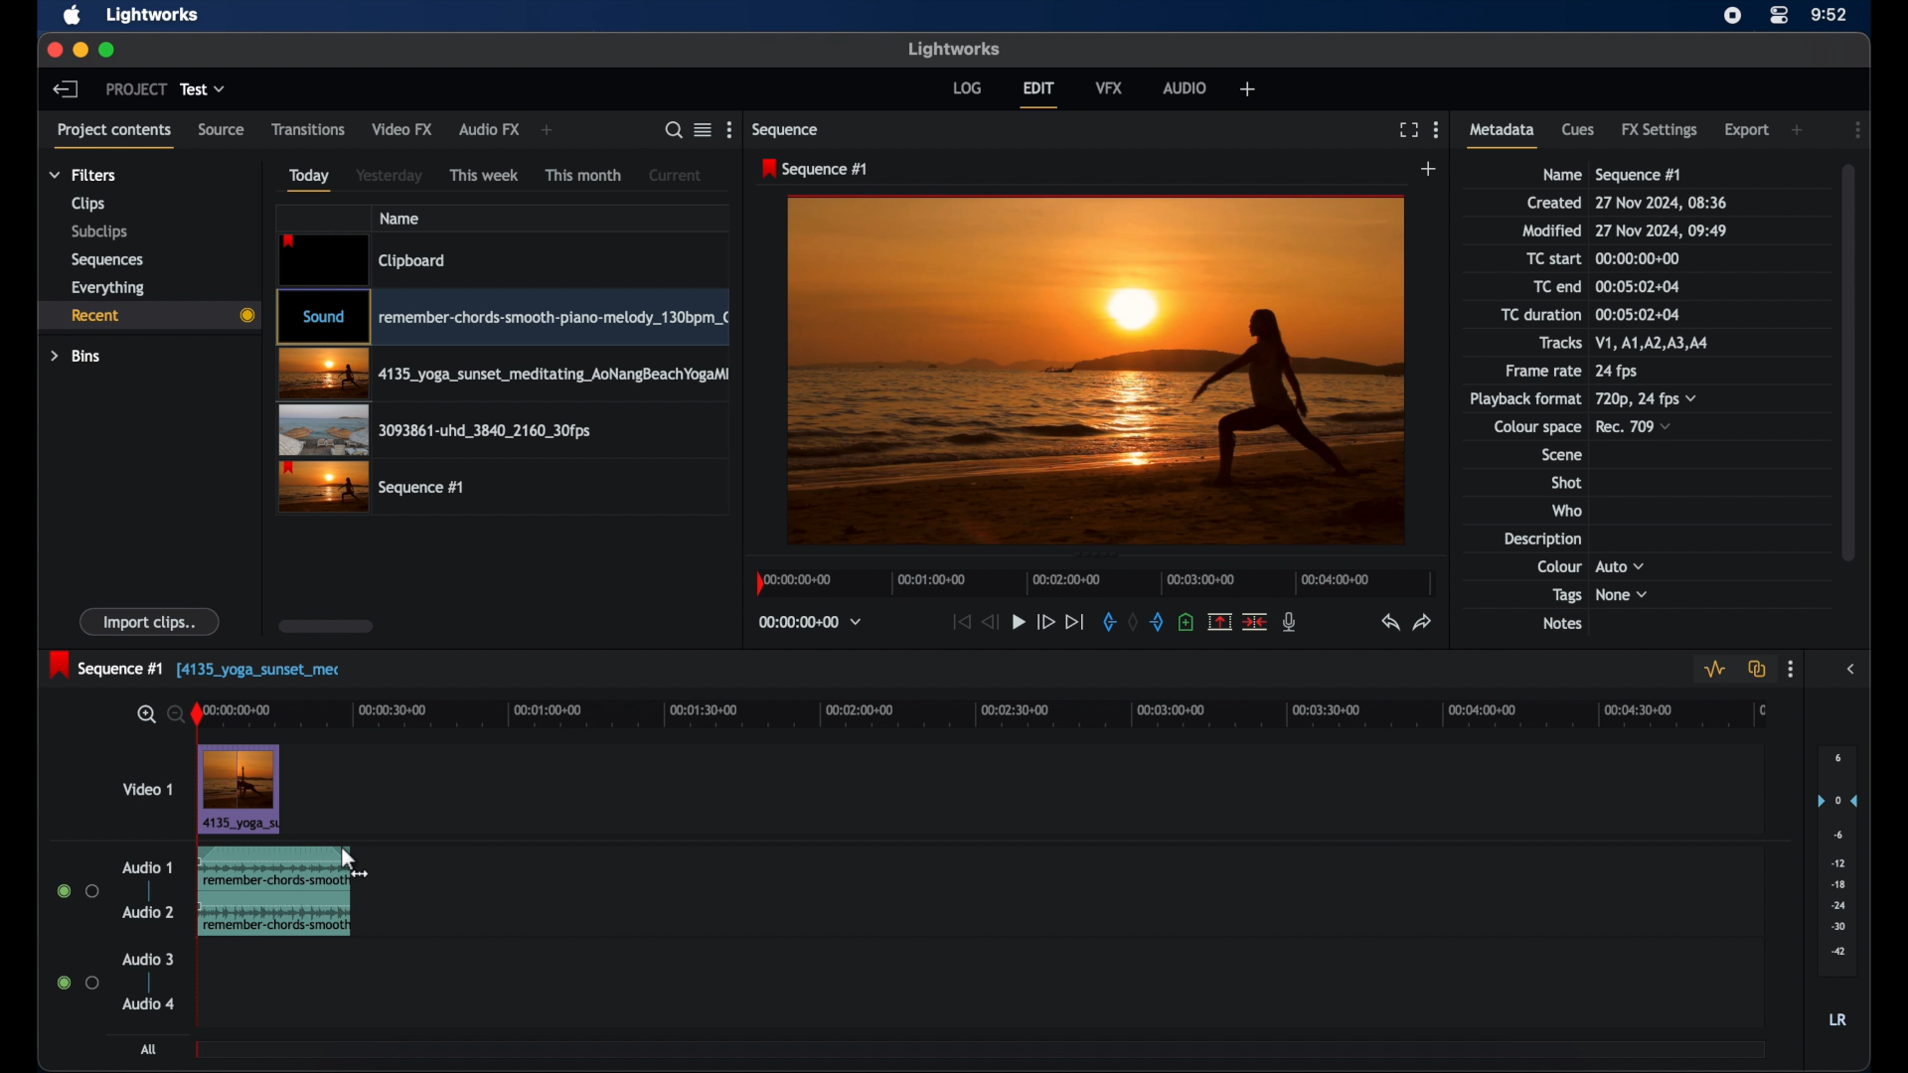 The width and height of the screenshot is (1908, 1073). I want to click on recent, so click(148, 318).